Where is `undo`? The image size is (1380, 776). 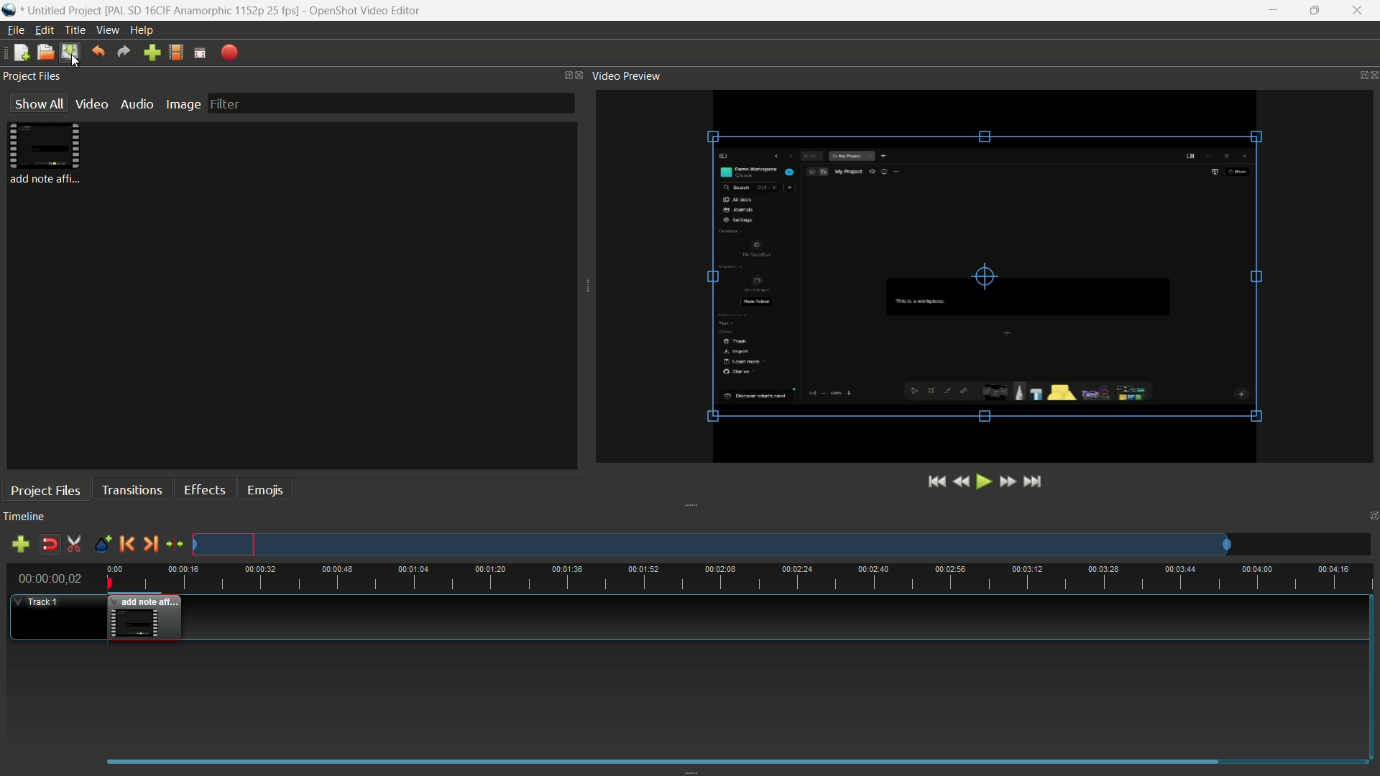
undo is located at coordinates (98, 52).